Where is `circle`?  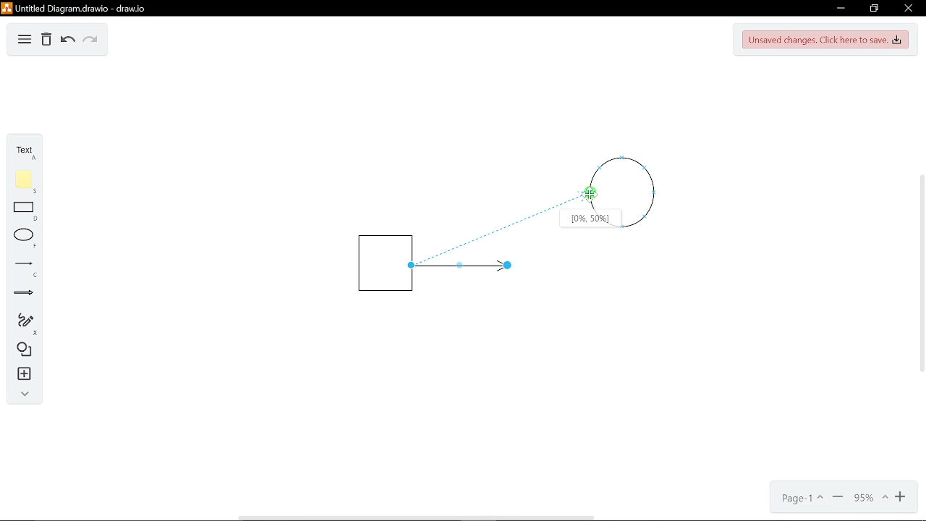
circle is located at coordinates (613, 169).